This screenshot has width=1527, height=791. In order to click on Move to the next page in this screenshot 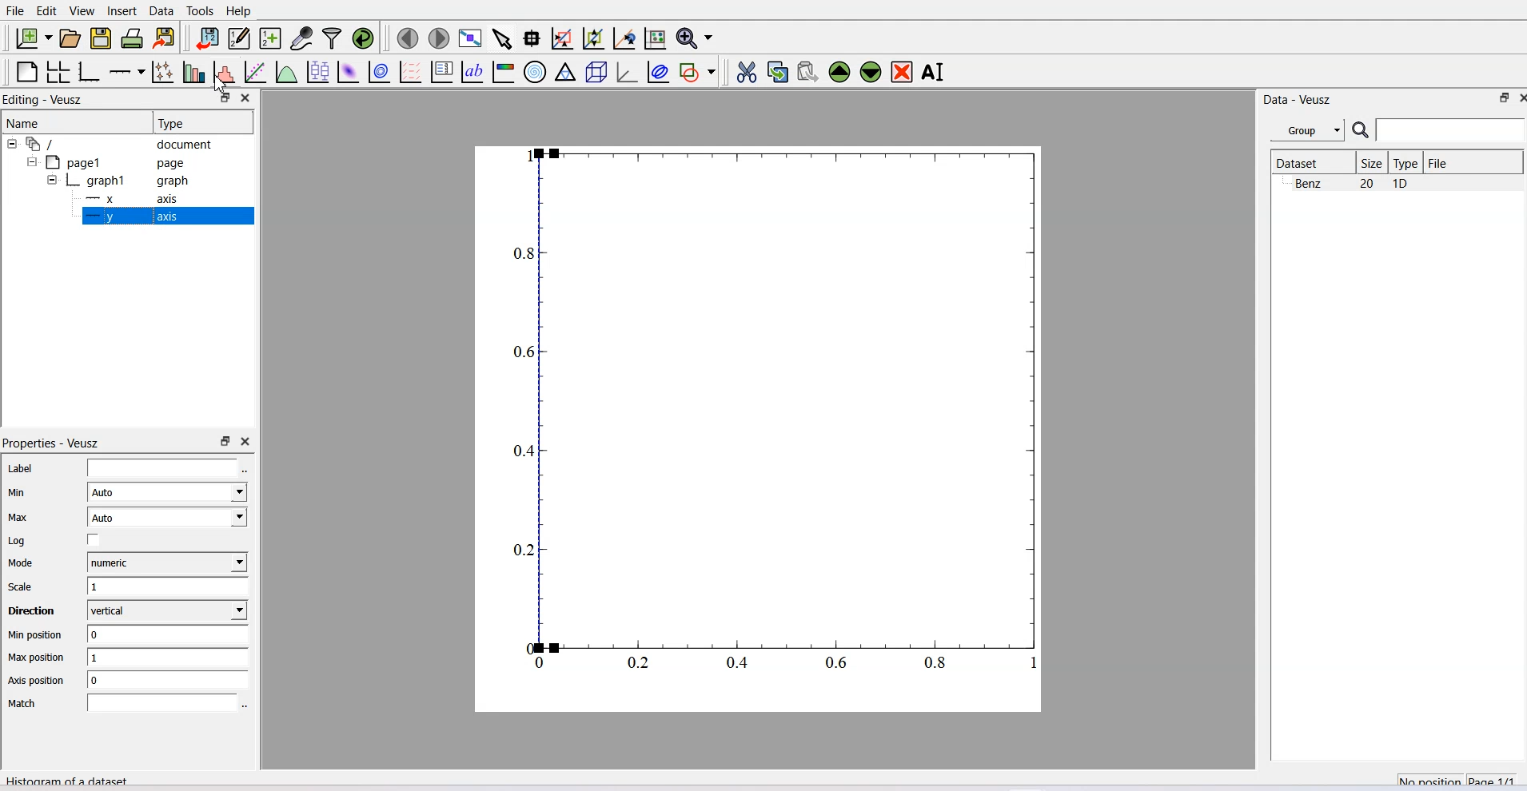, I will do `click(440, 38)`.